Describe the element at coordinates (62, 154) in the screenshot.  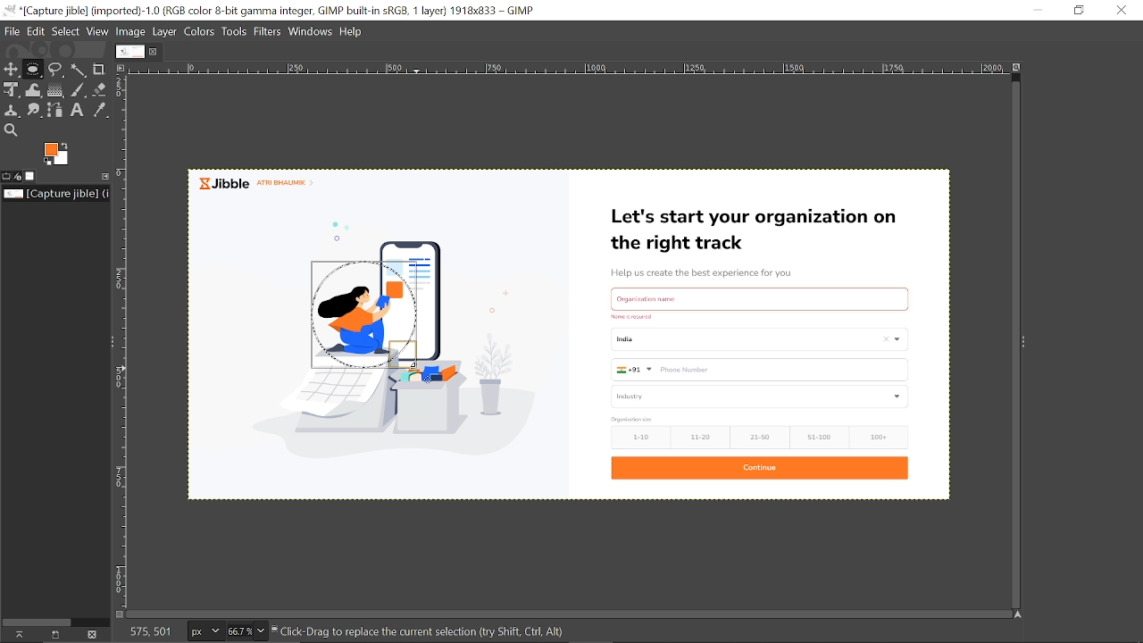
I see `The active background color` at that location.